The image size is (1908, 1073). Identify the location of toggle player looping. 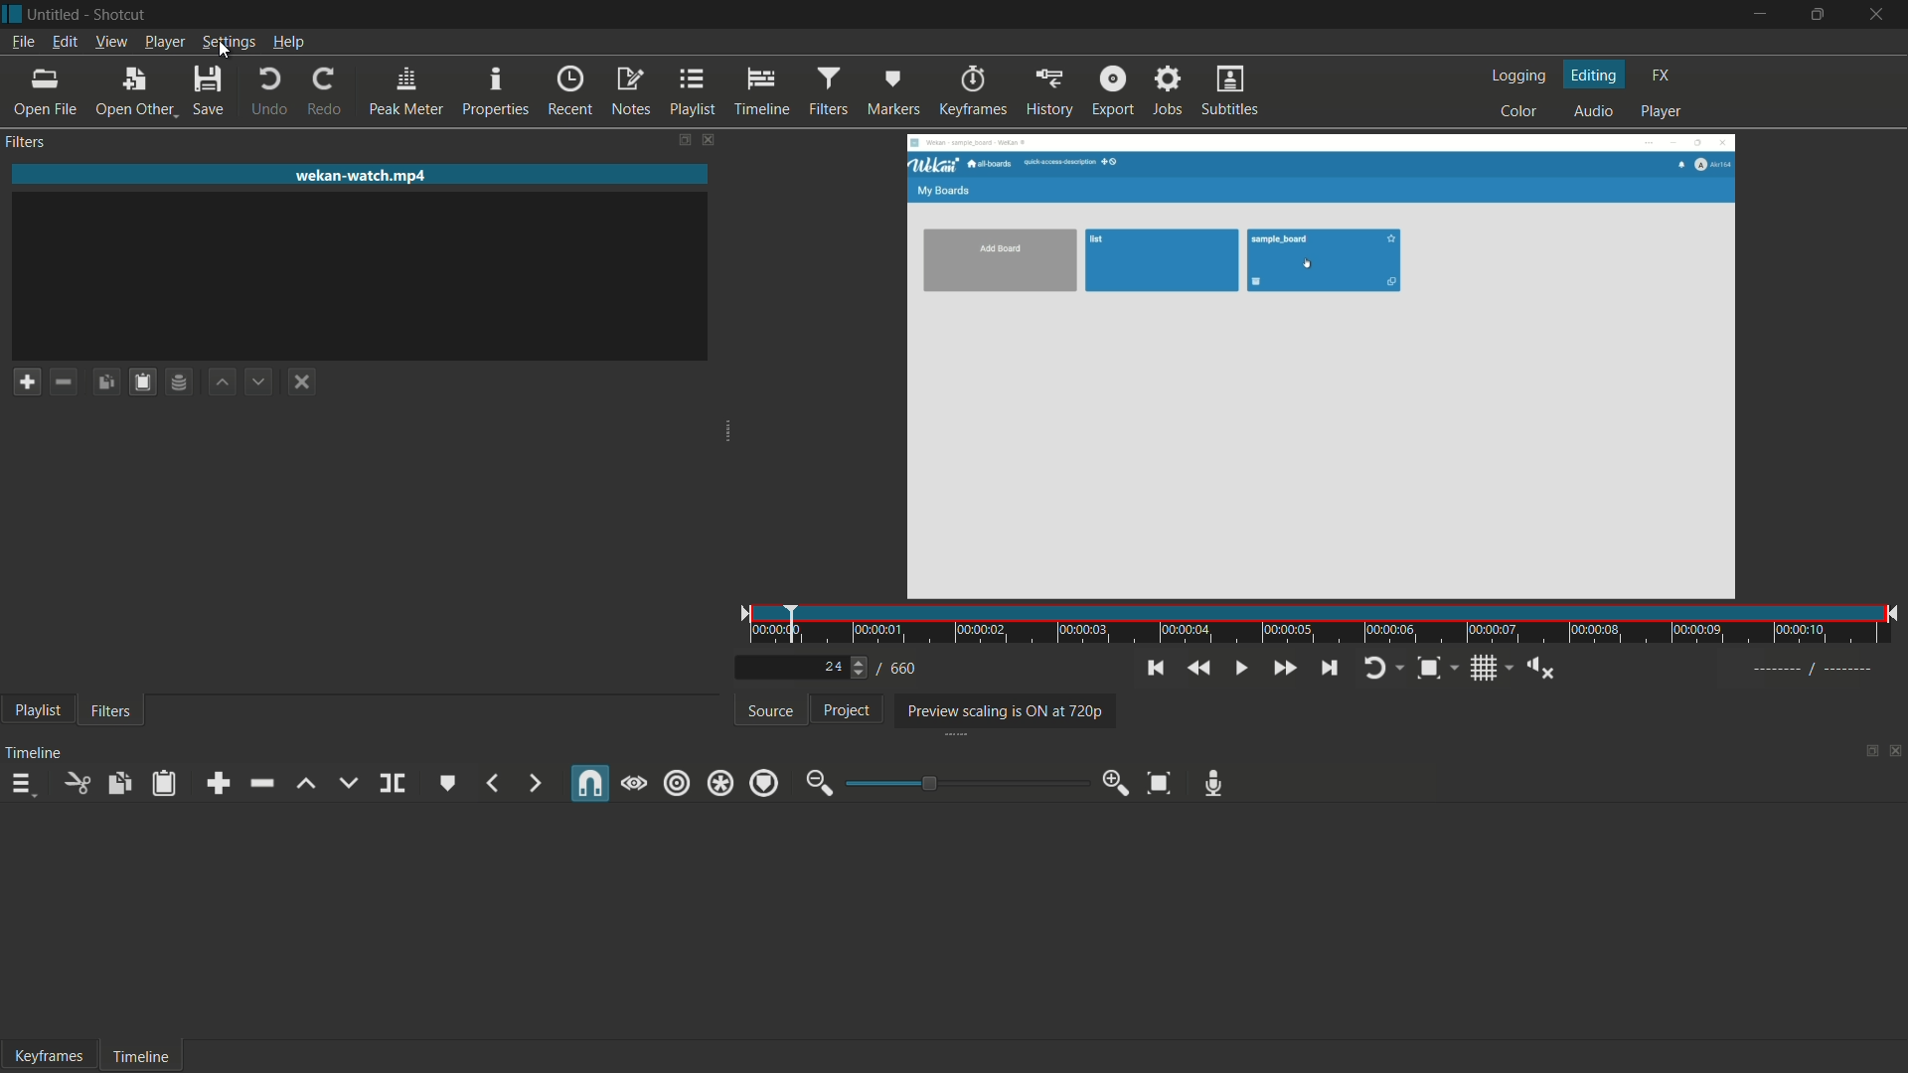
(1375, 669).